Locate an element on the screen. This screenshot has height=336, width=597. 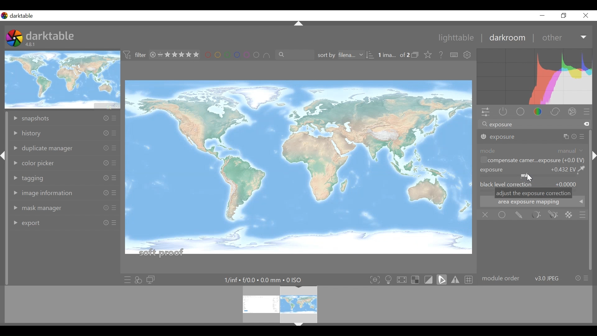
off is located at coordinates (487, 215).